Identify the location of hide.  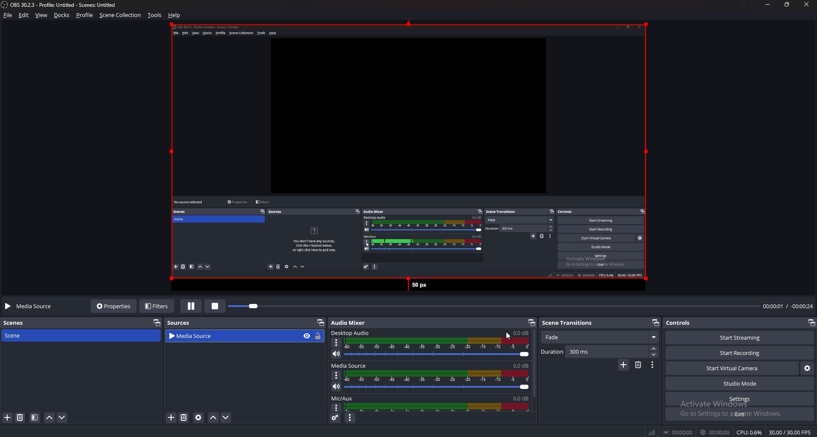
(306, 336).